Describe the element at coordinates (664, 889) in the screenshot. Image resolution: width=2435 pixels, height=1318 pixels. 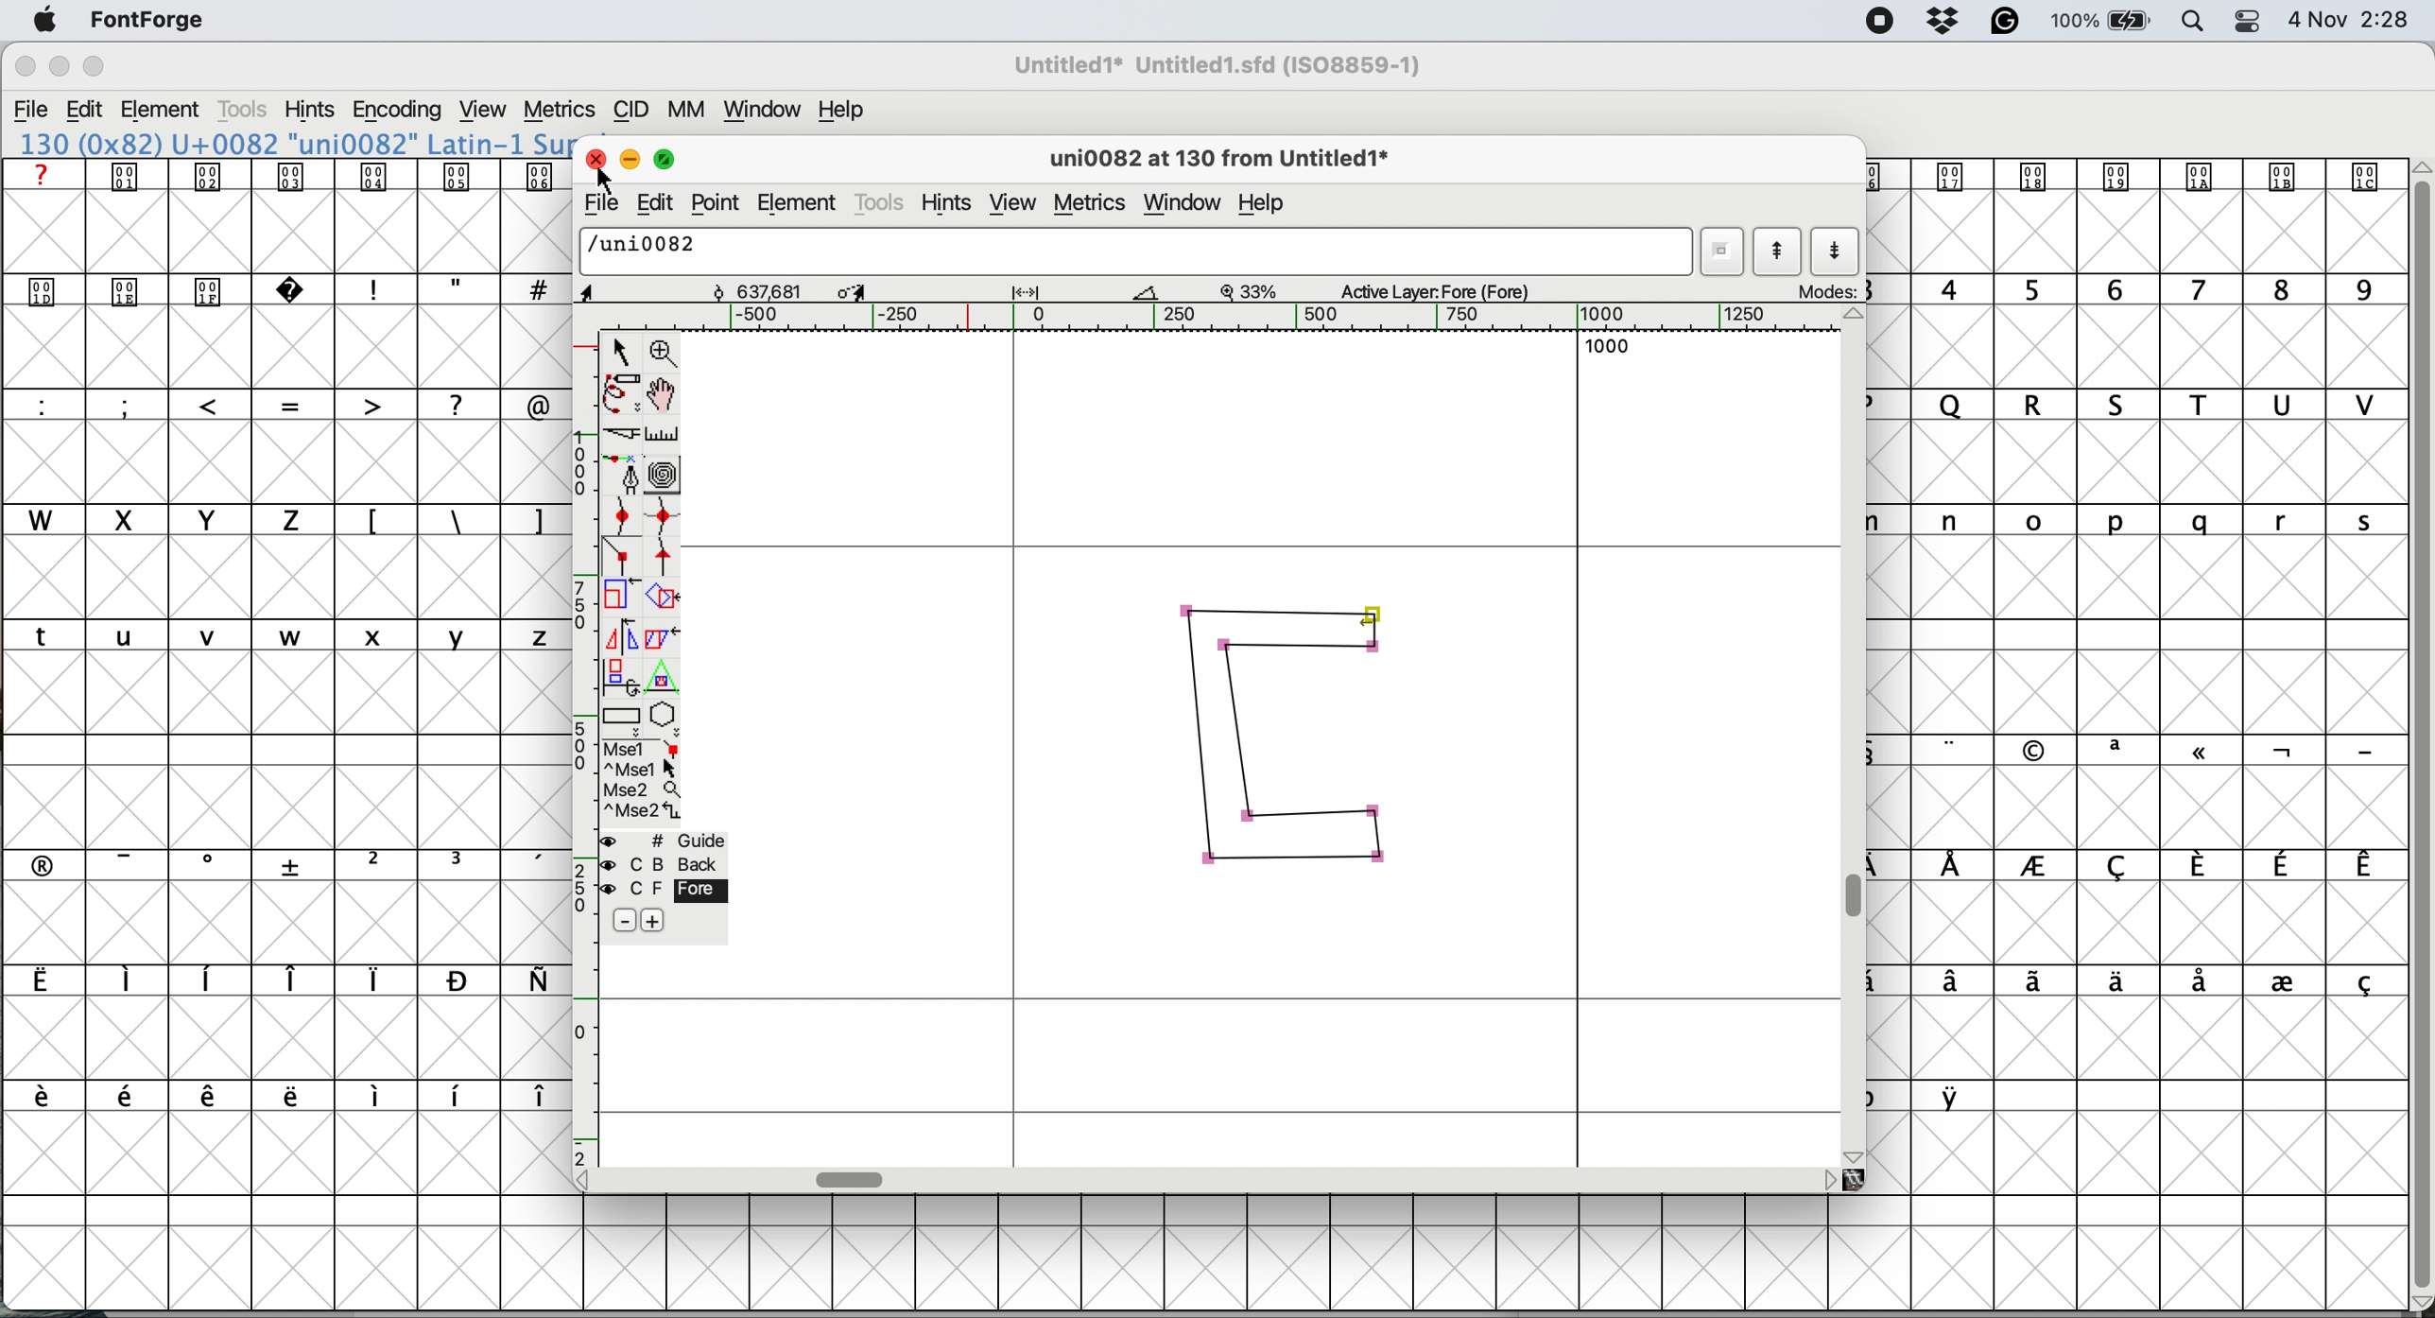
I see `fore` at that location.